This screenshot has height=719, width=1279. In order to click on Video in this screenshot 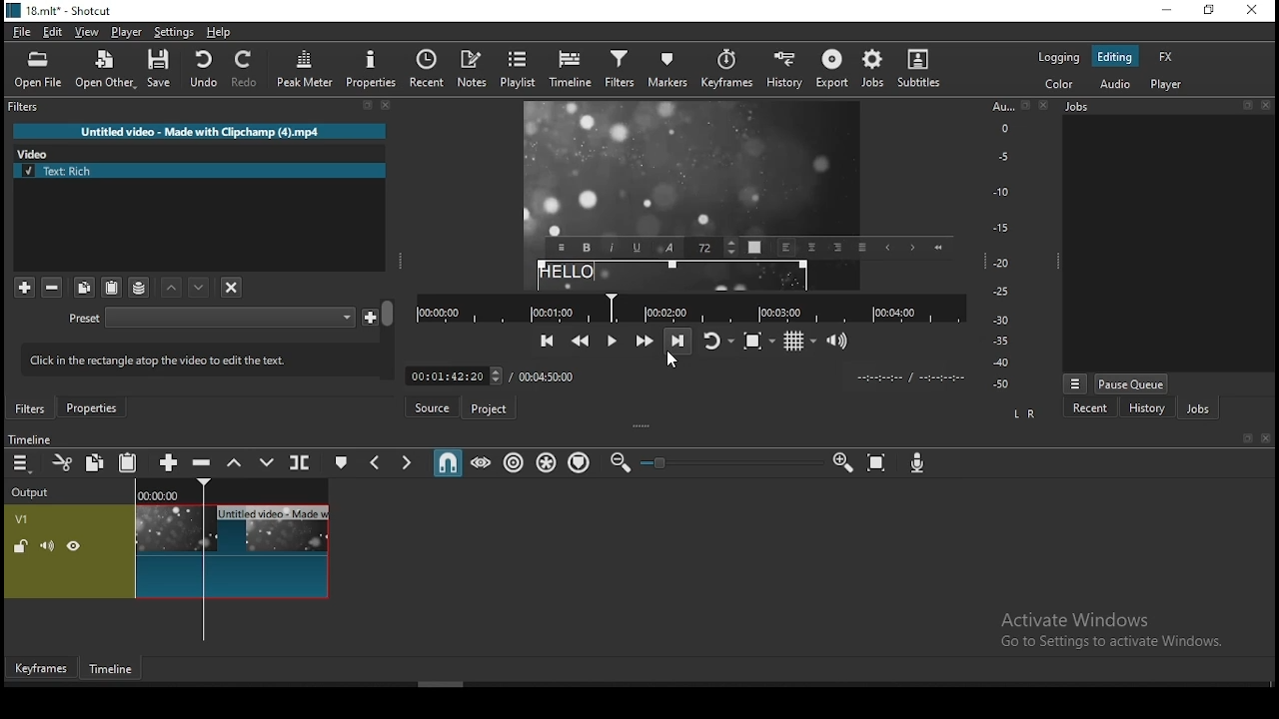, I will do `click(38, 152)`.